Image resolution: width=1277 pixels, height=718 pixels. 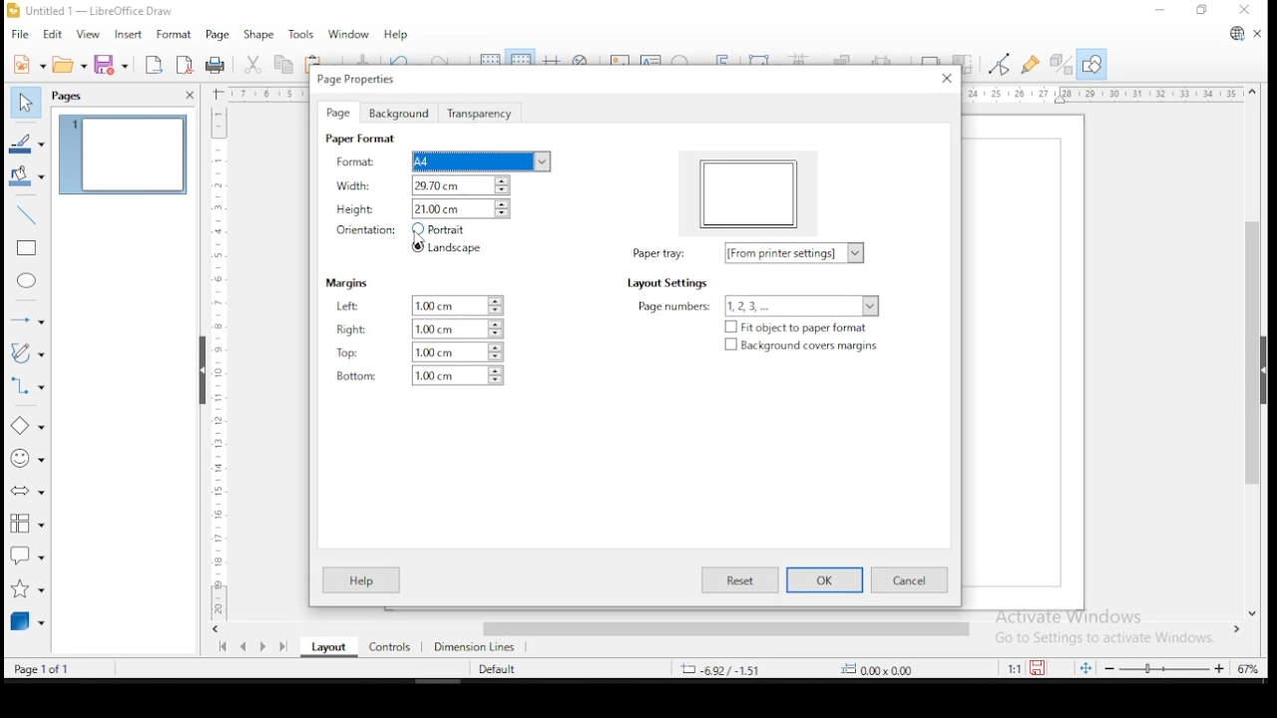 What do you see at coordinates (68, 65) in the screenshot?
I see `open` at bounding box center [68, 65].